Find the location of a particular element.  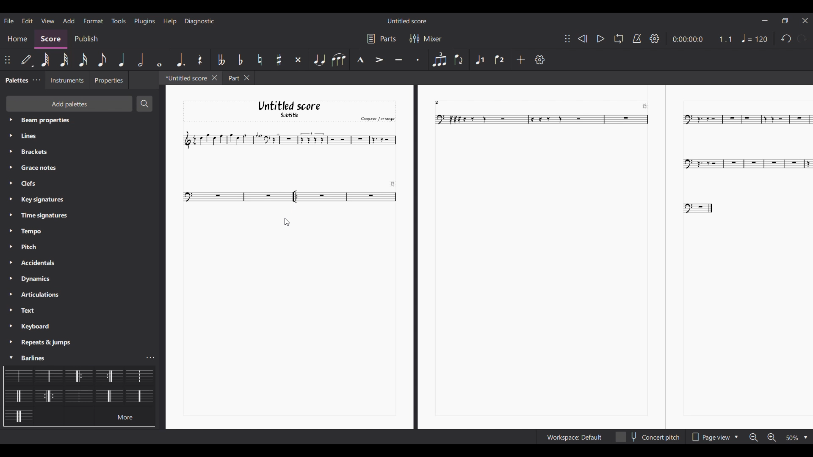

Edit menu is located at coordinates (28, 21).